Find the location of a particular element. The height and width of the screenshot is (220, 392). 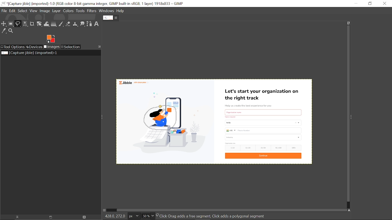

Sidebar menu is located at coordinates (352, 116).